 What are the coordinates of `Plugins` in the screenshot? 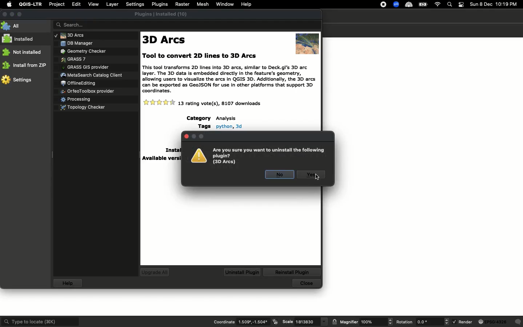 It's located at (79, 82).